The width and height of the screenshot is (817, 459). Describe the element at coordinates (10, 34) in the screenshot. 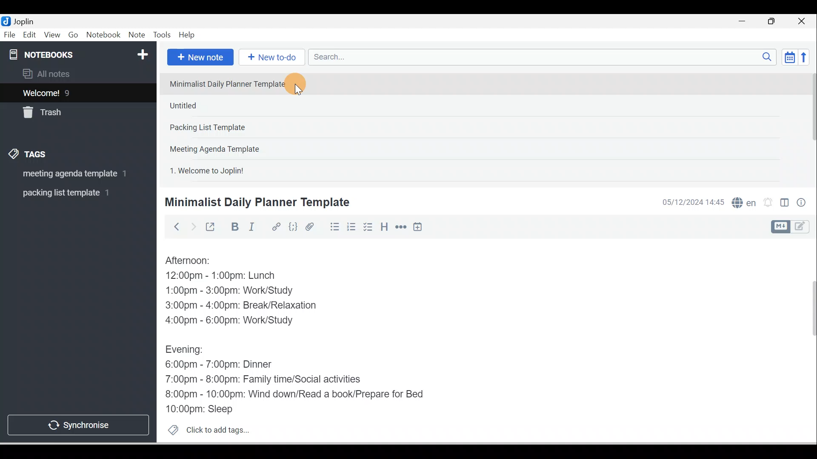

I see `File` at that location.